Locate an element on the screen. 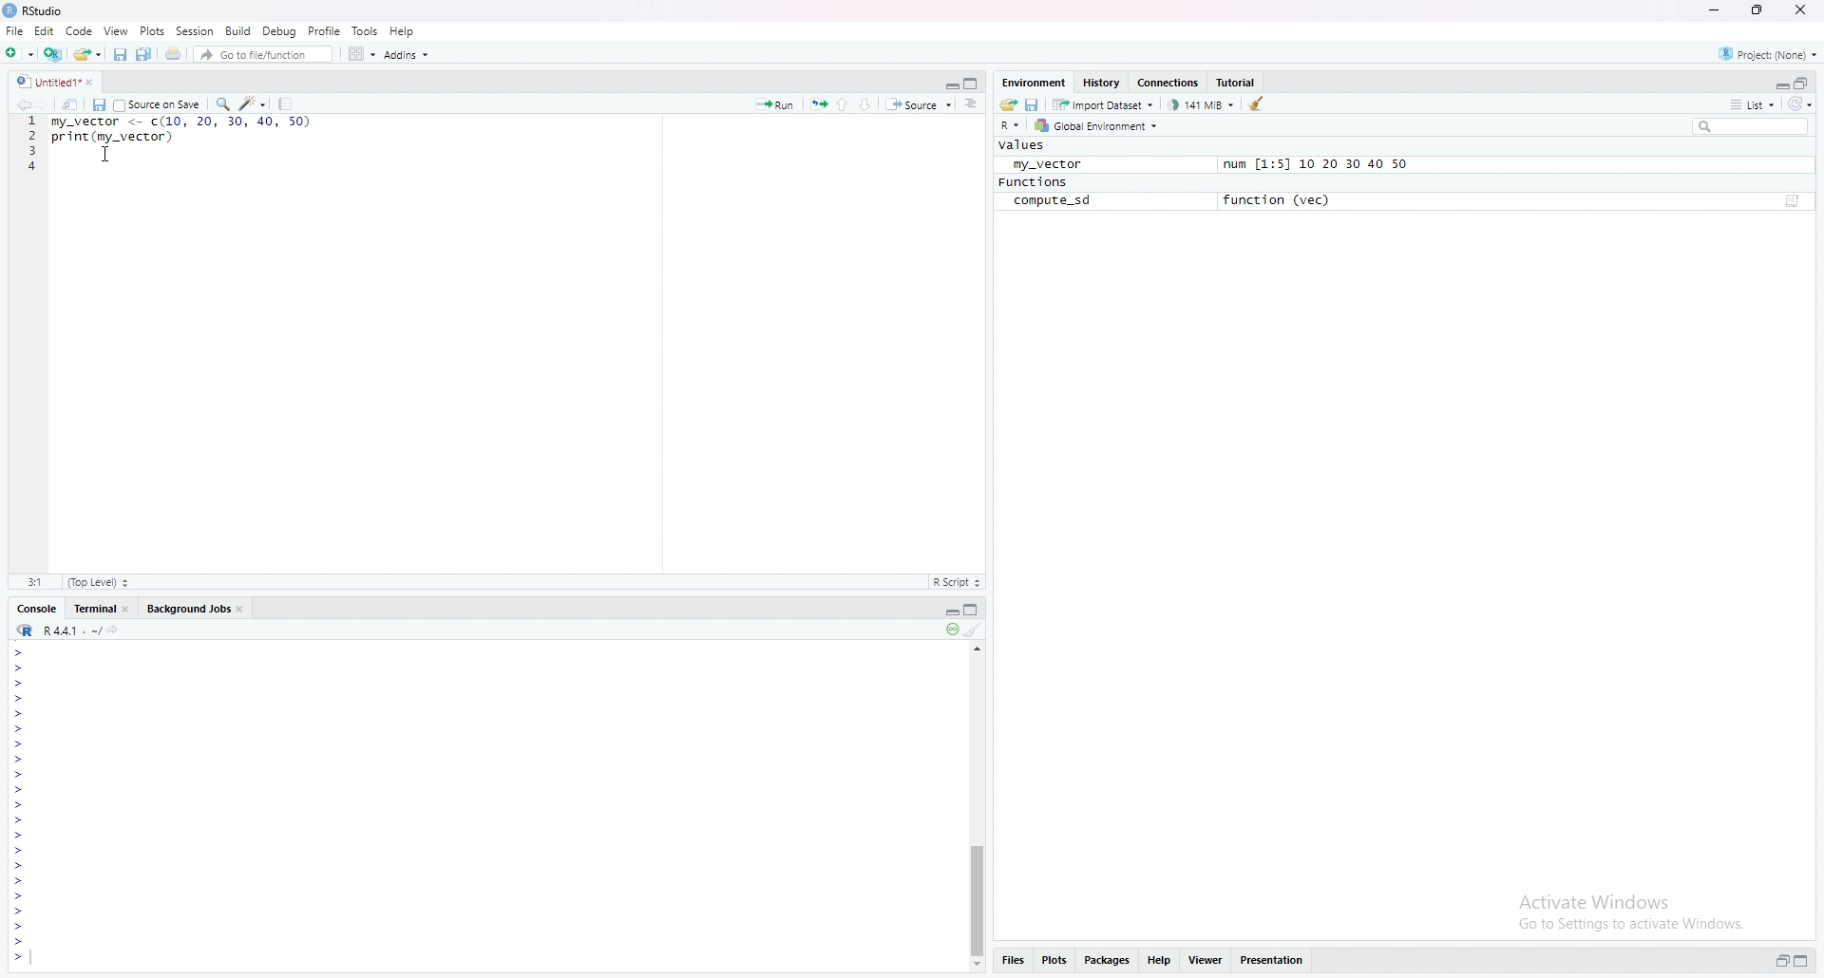  Maximize/Restore is located at coordinates (975, 611).